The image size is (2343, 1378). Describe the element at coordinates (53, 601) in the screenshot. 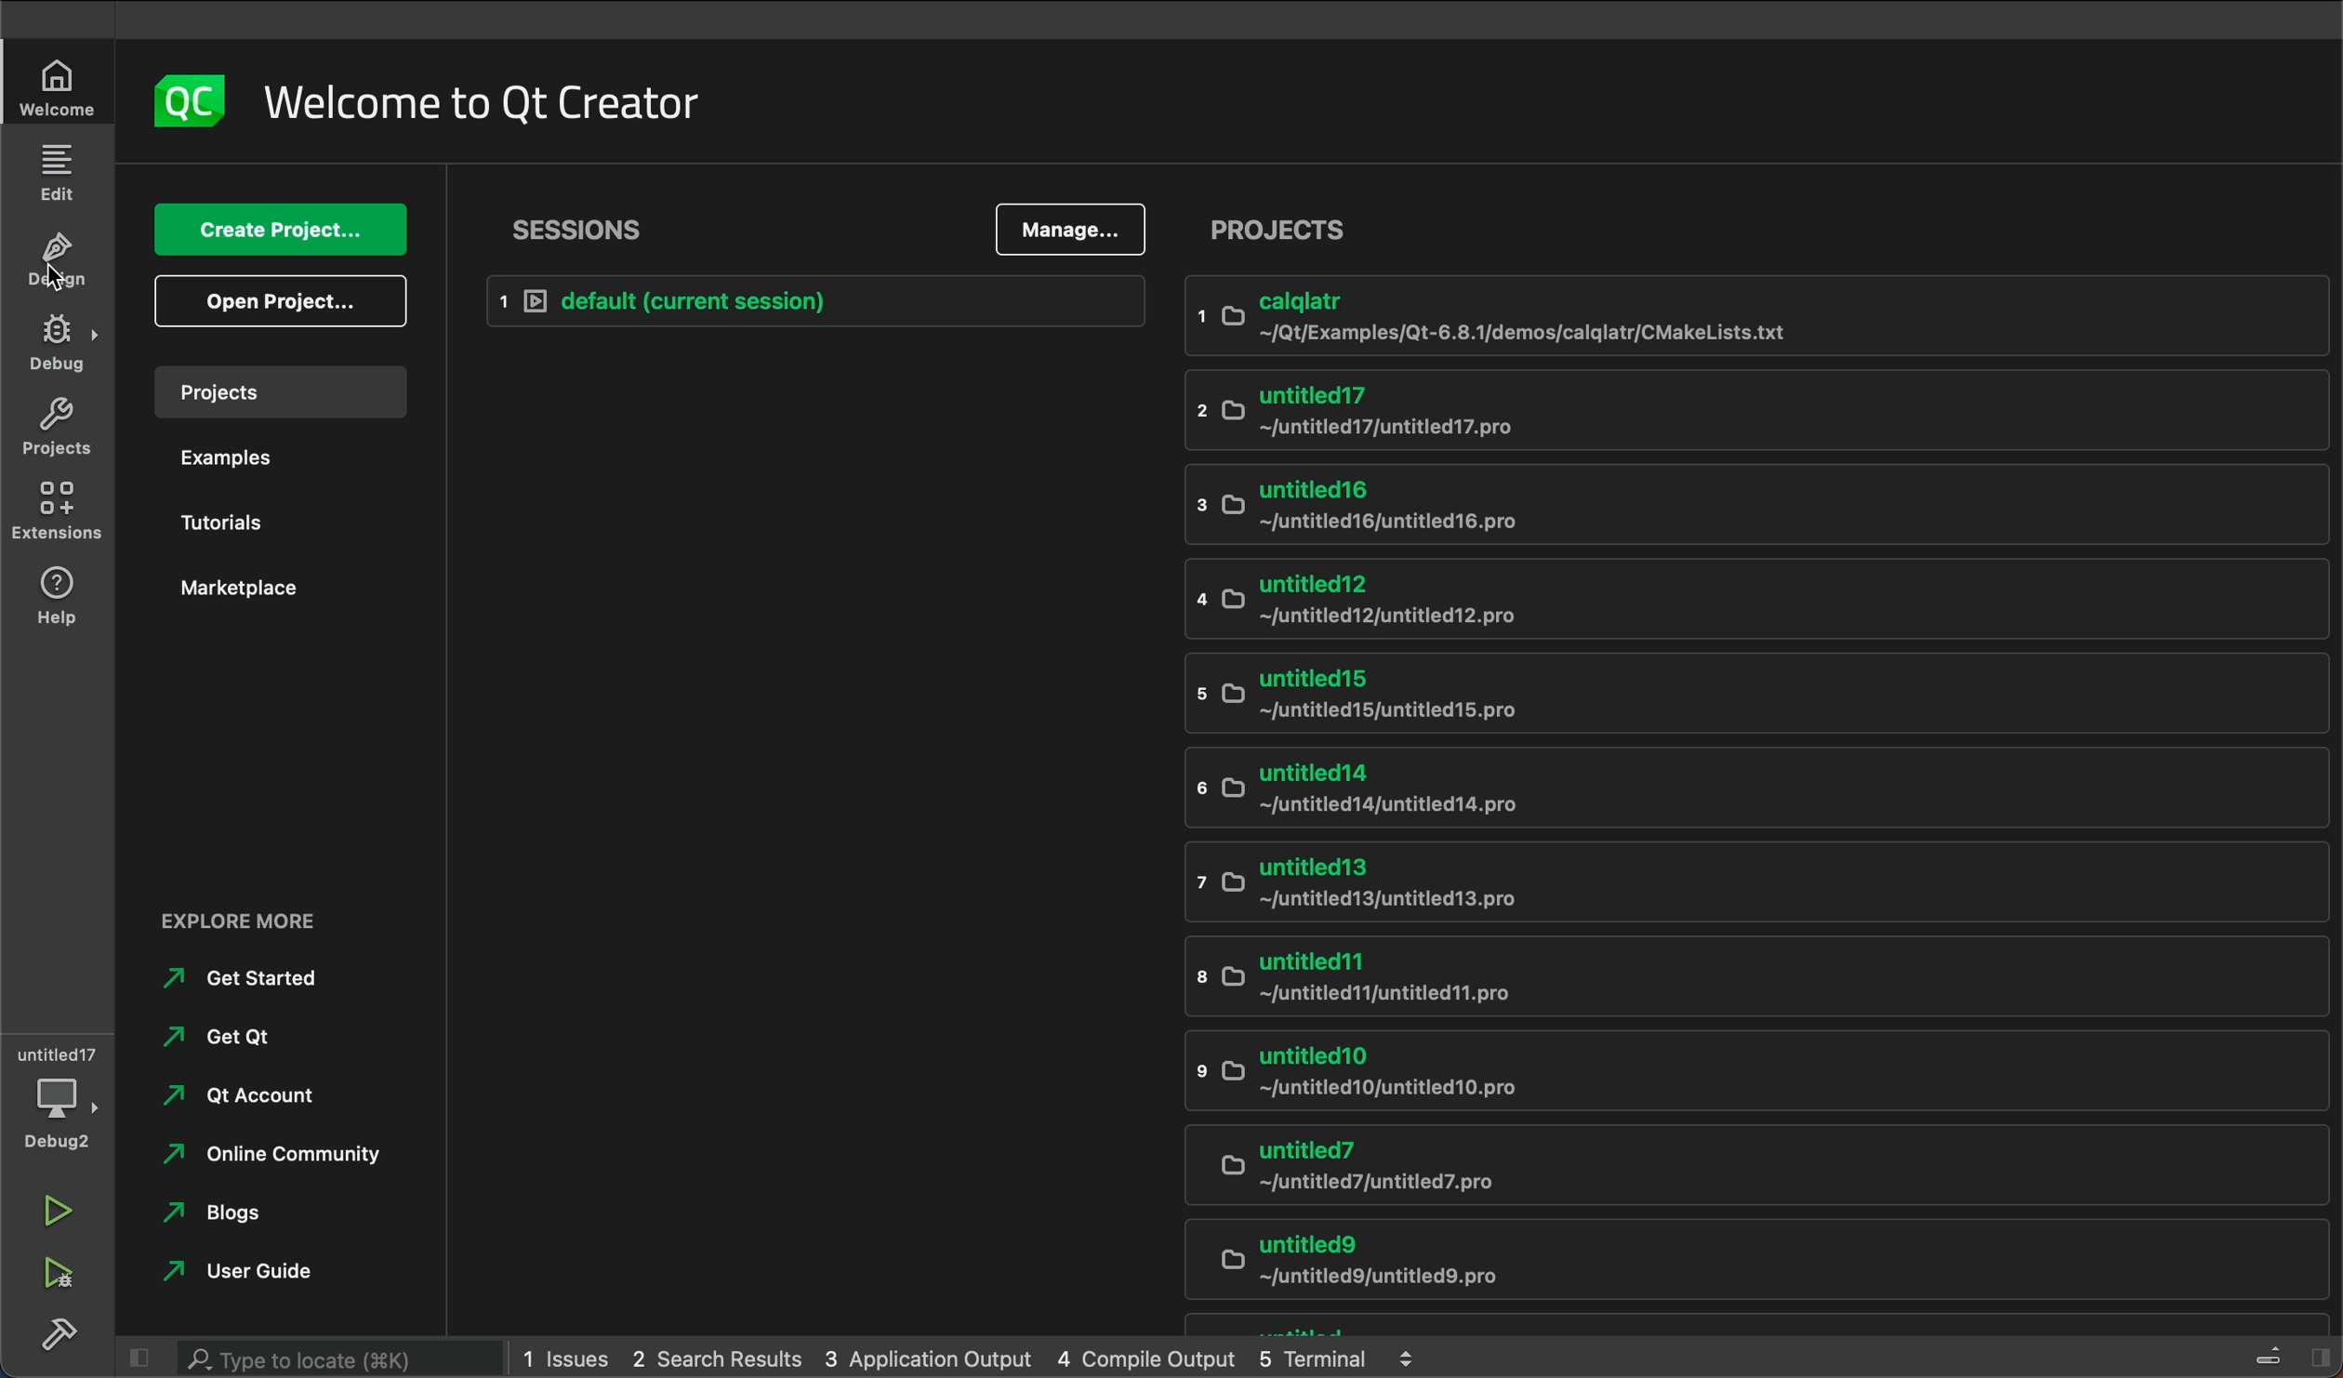

I see `help` at that location.